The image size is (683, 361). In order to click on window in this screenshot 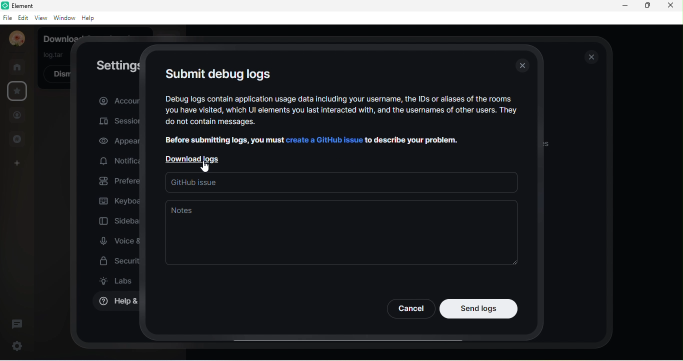, I will do `click(63, 18)`.